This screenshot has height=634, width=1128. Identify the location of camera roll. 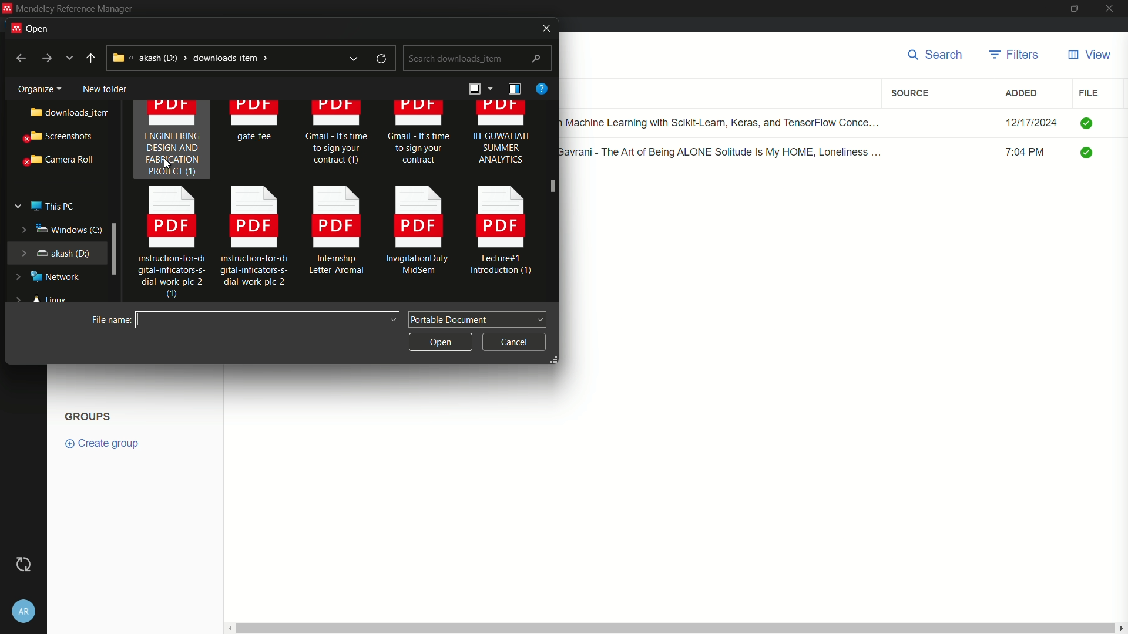
(56, 160).